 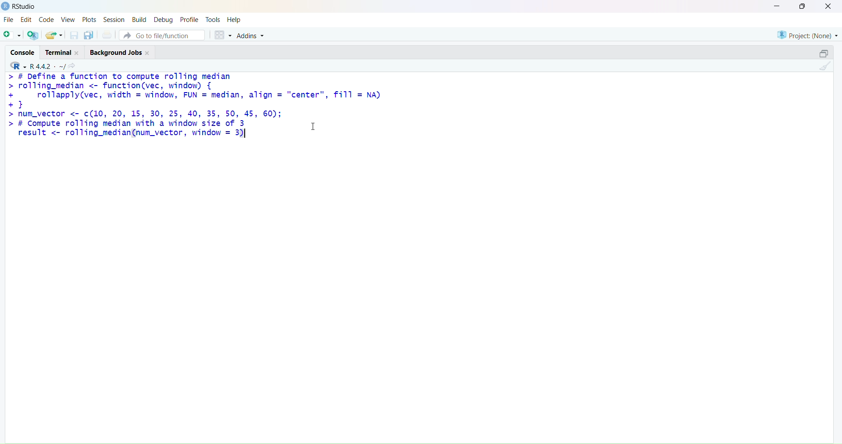 I want to click on profile, so click(x=189, y=20).